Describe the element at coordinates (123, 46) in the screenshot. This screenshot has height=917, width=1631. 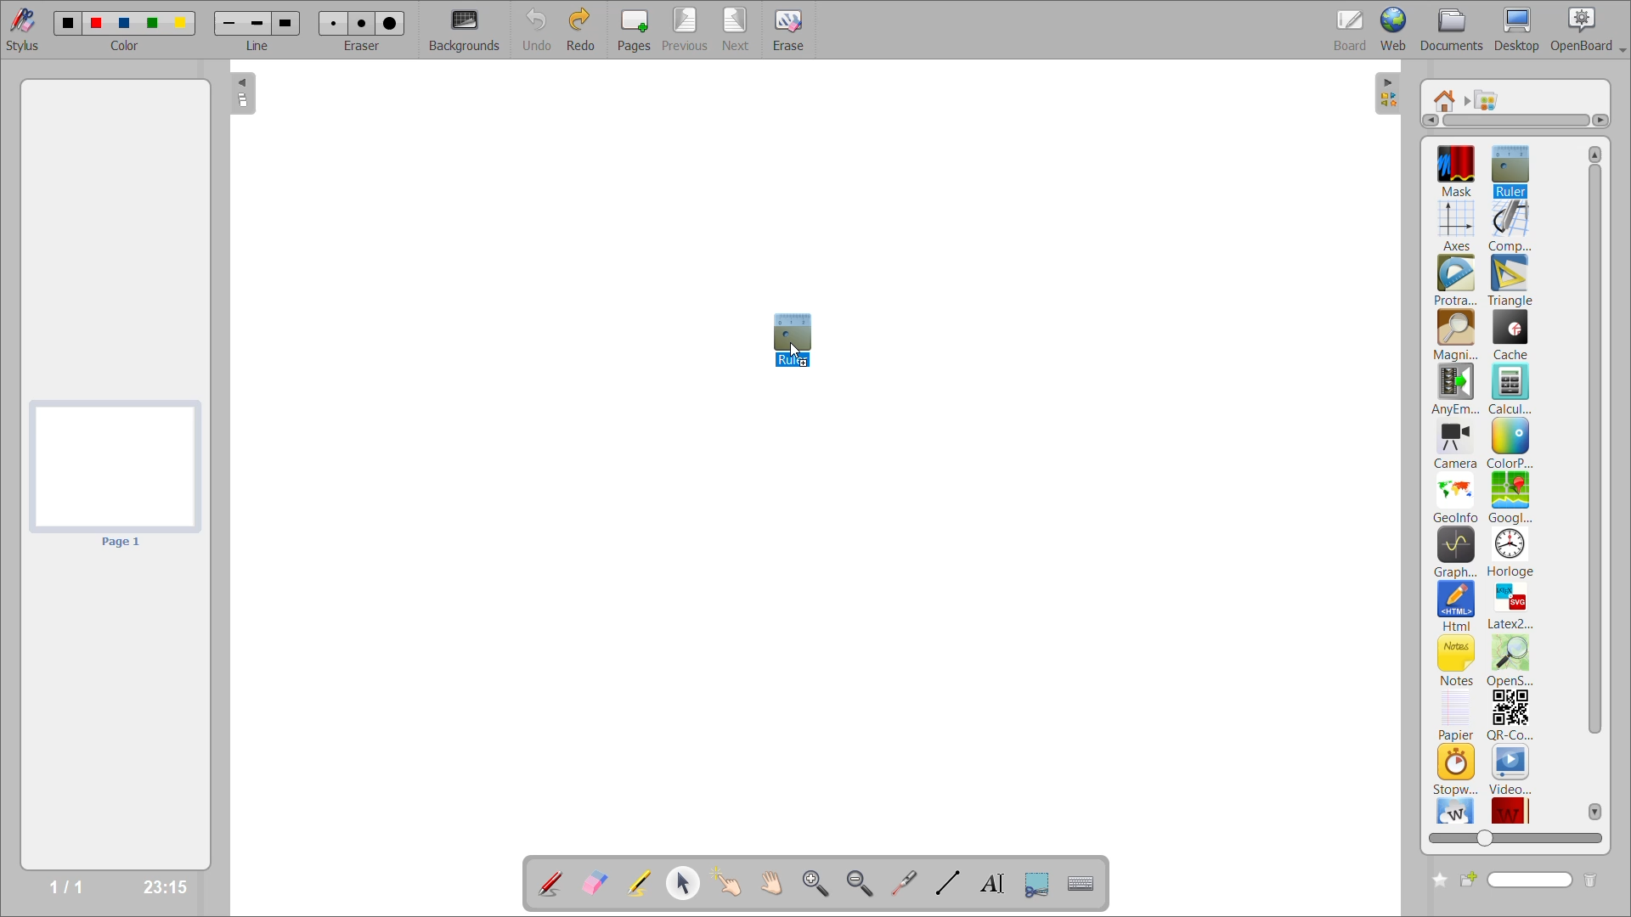
I see `color` at that location.